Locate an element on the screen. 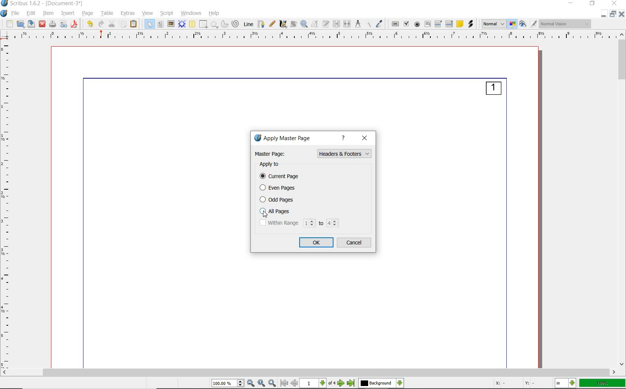  Master page is located at coordinates (271, 154).